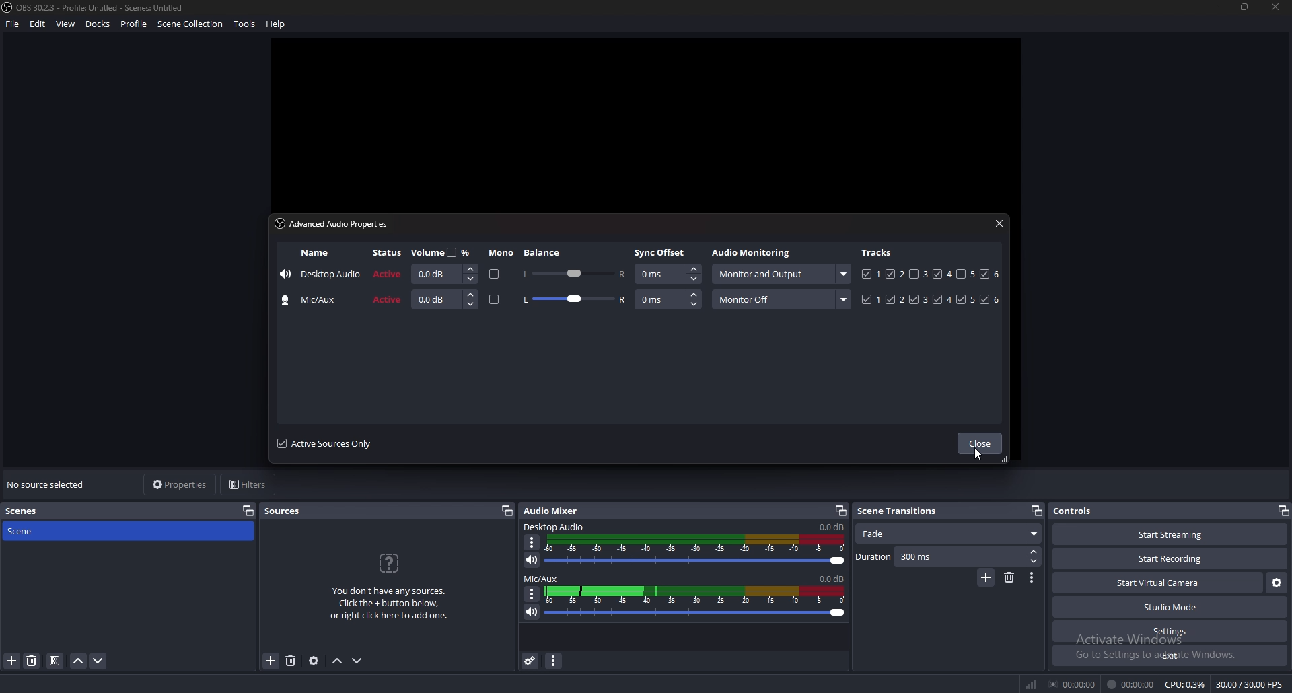  What do you see at coordinates (292, 660) in the screenshot?
I see `delete source` at bounding box center [292, 660].